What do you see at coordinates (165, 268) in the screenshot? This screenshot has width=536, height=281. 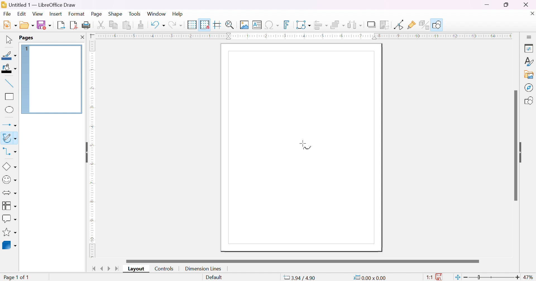 I see `controls` at bounding box center [165, 268].